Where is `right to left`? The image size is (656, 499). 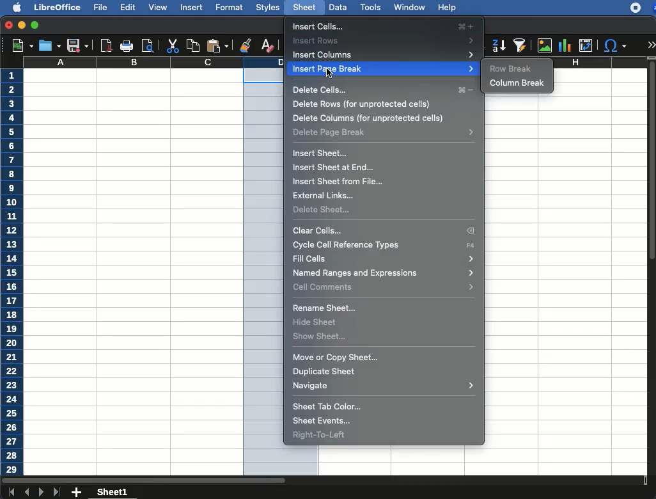 right to left is located at coordinates (322, 437).